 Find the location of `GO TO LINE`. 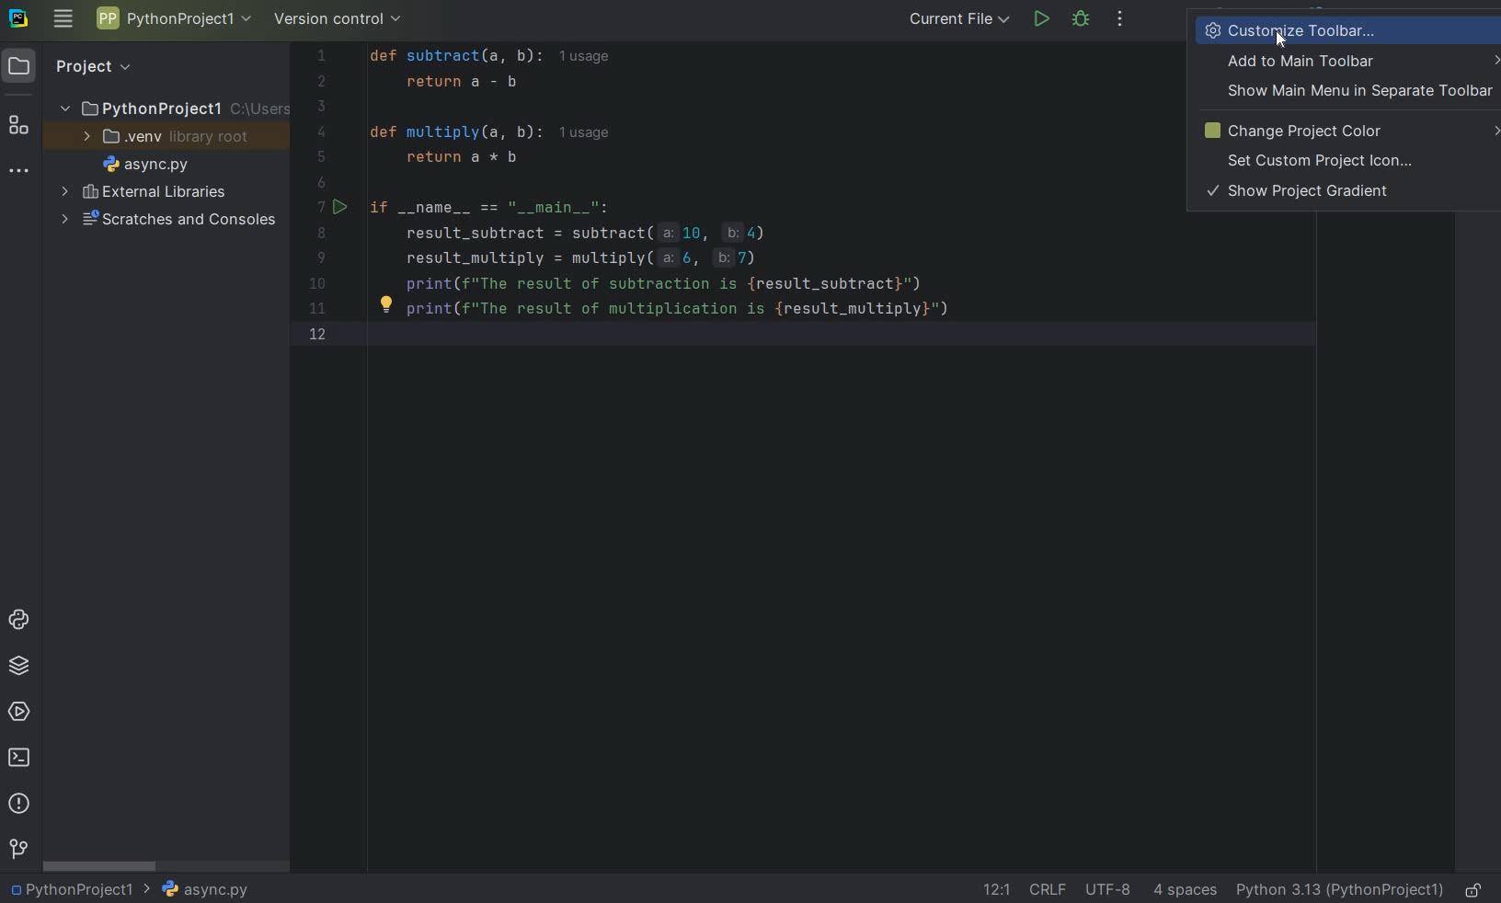

GO TO LINE is located at coordinates (994, 889).